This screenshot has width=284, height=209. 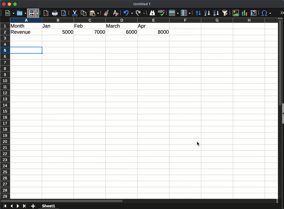 I want to click on last sheet, so click(x=24, y=206).